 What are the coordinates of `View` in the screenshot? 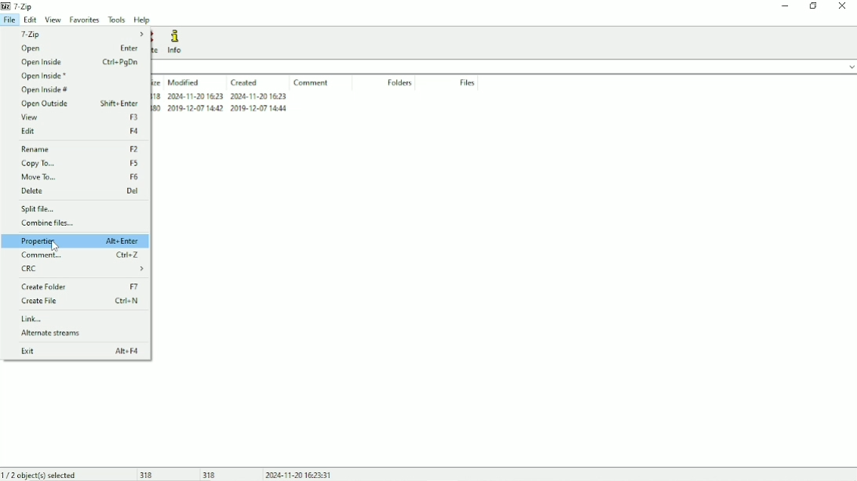 It's located at (81, 117).